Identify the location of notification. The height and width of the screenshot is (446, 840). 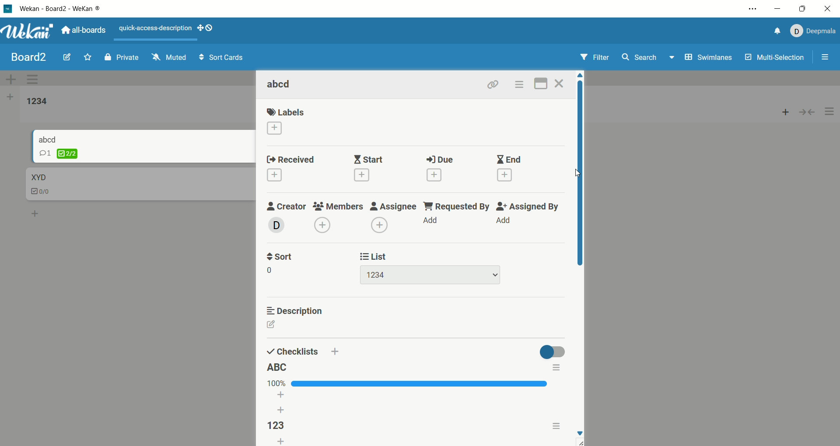
(775, 32).